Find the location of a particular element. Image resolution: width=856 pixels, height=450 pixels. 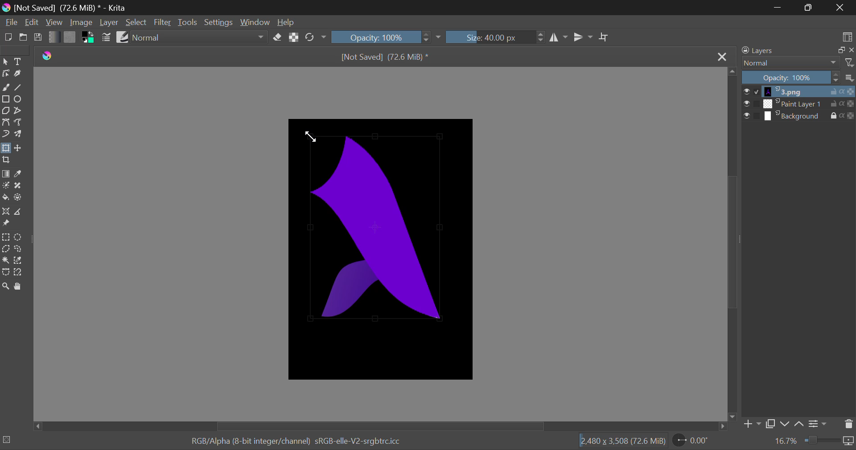

Freehand Tool is located at coordinates (17, 250).